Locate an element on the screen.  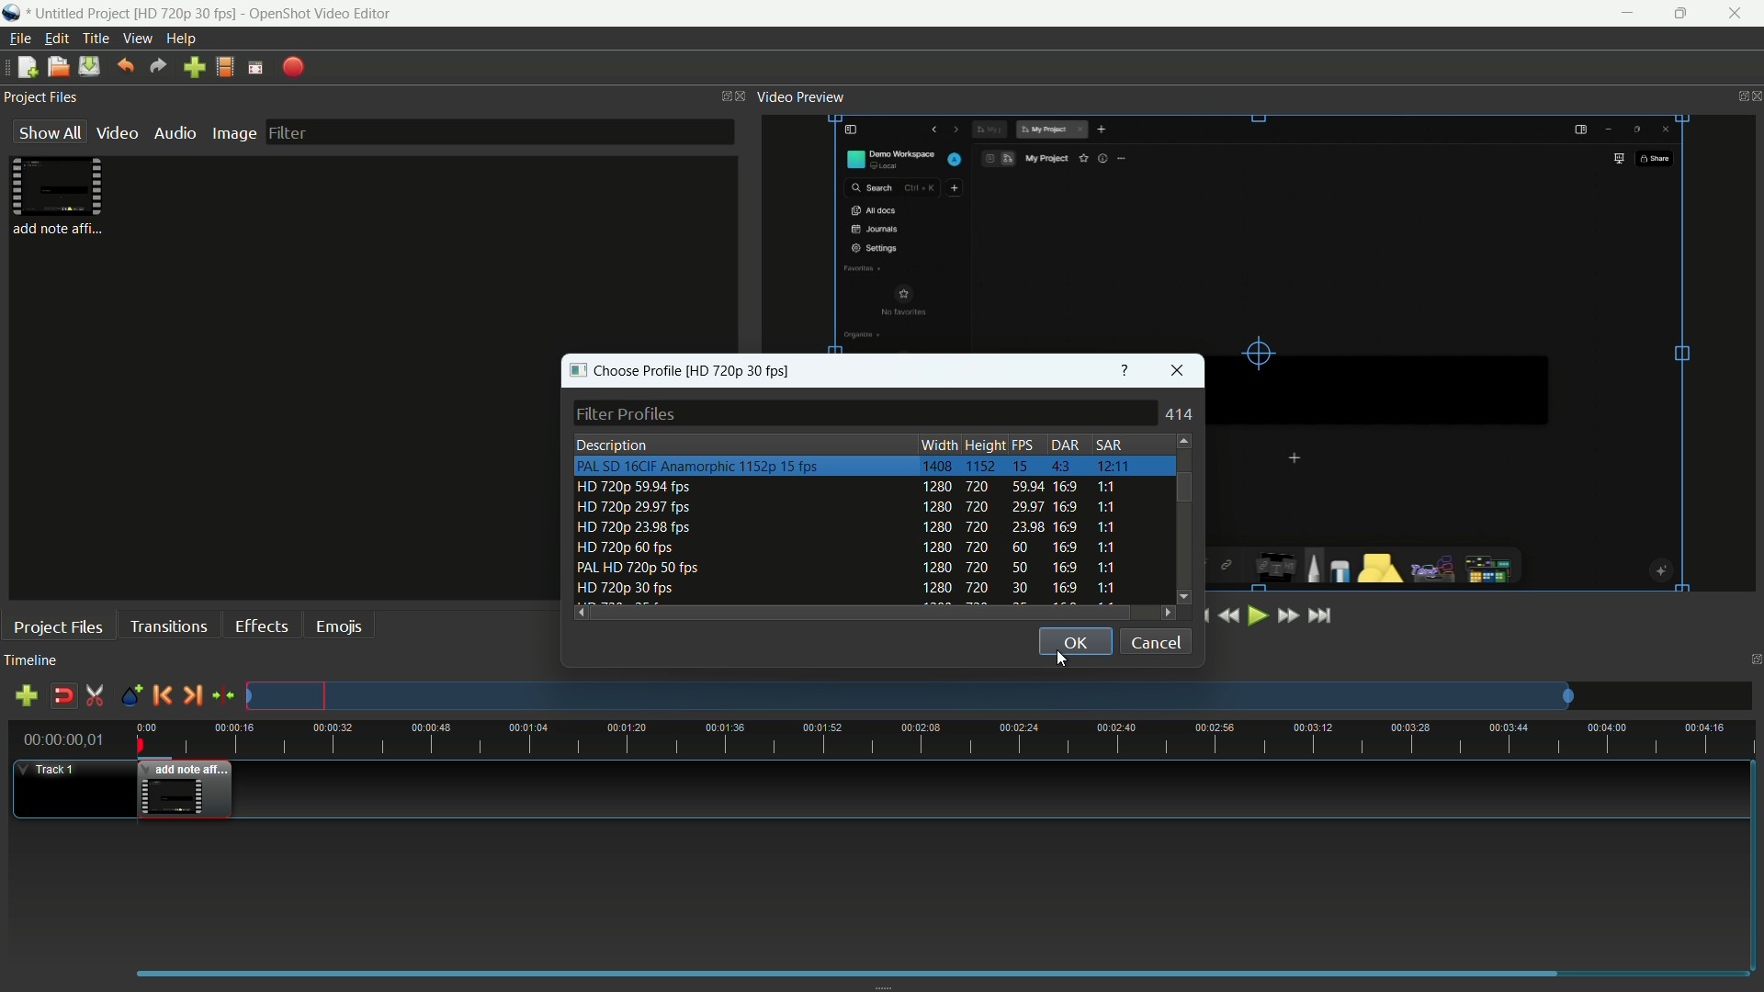
profile-6 is located at coordinates (851, 568).